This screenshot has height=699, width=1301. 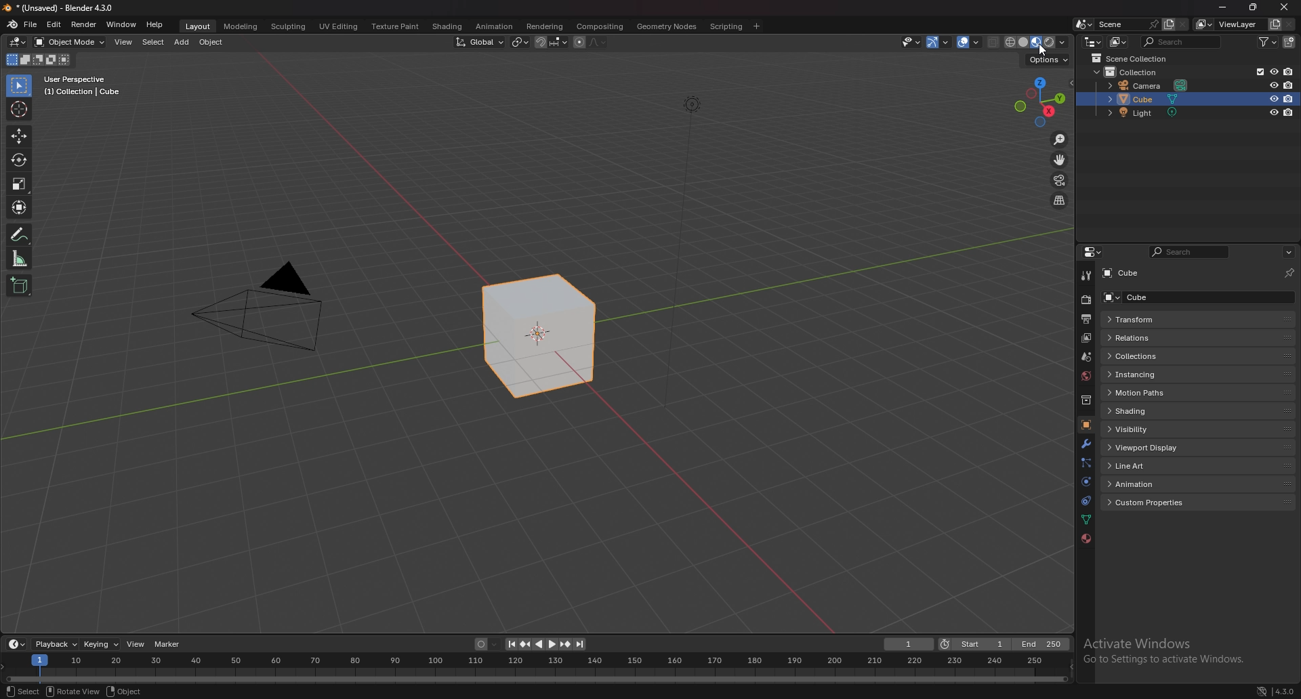 I want to click on animation, so click(x=1159, y=484).